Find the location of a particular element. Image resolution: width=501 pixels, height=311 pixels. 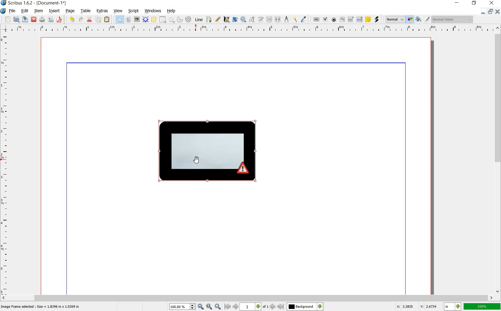

select the image preview quality is located at coordinates (394, 19).